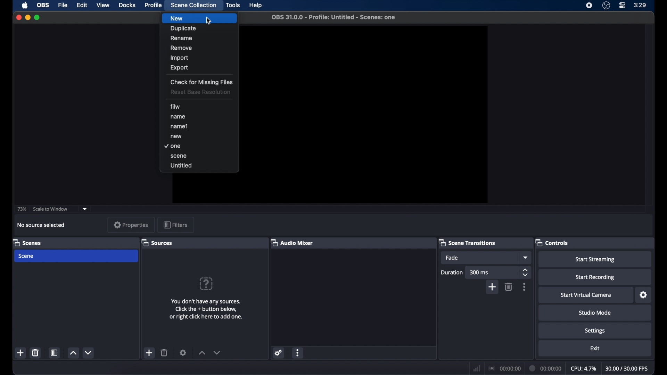 This screenshot has width=667, height=375. Describe the element at coordinates (199, 18) in the screenshot. I see `New` at that location.